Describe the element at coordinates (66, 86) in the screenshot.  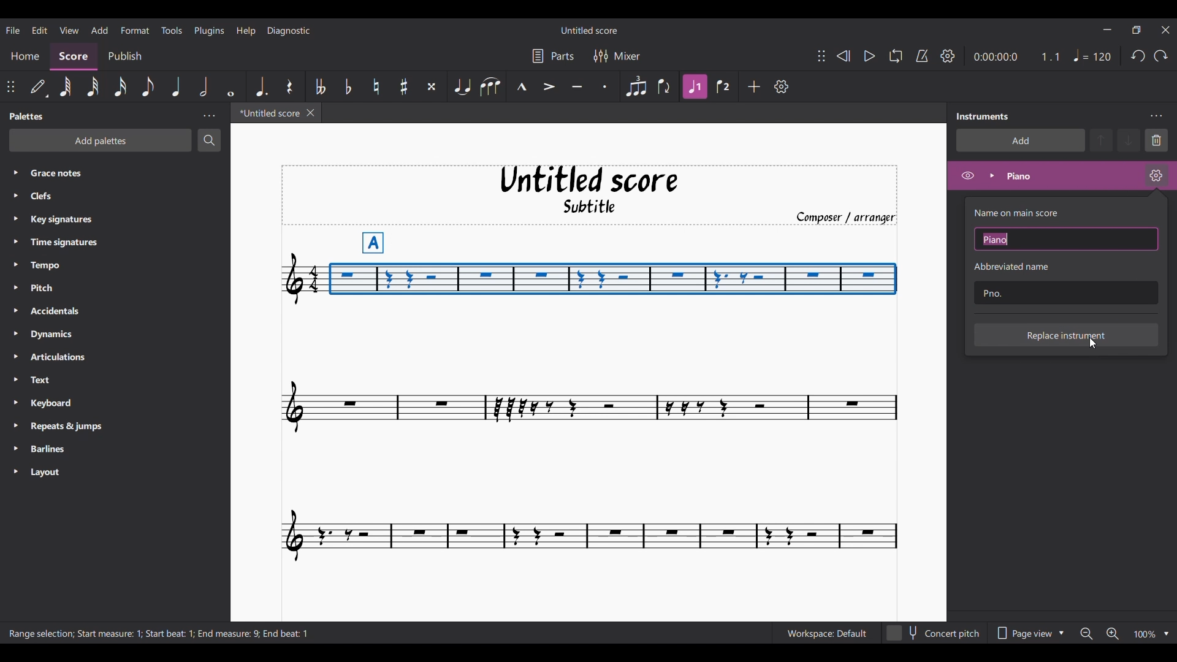
I see `64th note` at that location.